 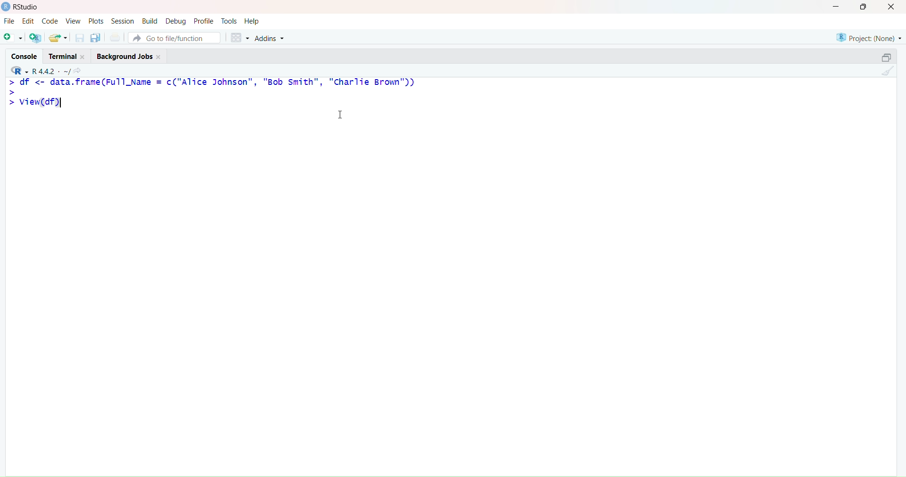 I want to click on Session, so click(x=123, y=21).